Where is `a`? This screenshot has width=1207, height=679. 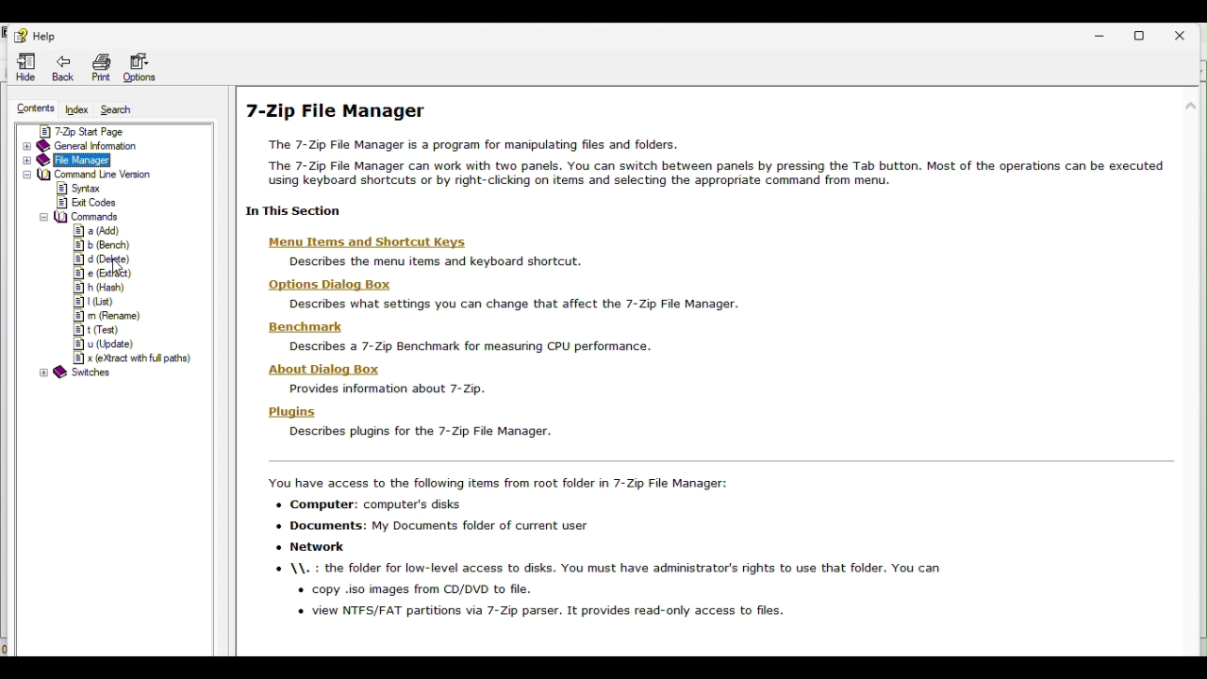
a is located at coordinates (105, 231).